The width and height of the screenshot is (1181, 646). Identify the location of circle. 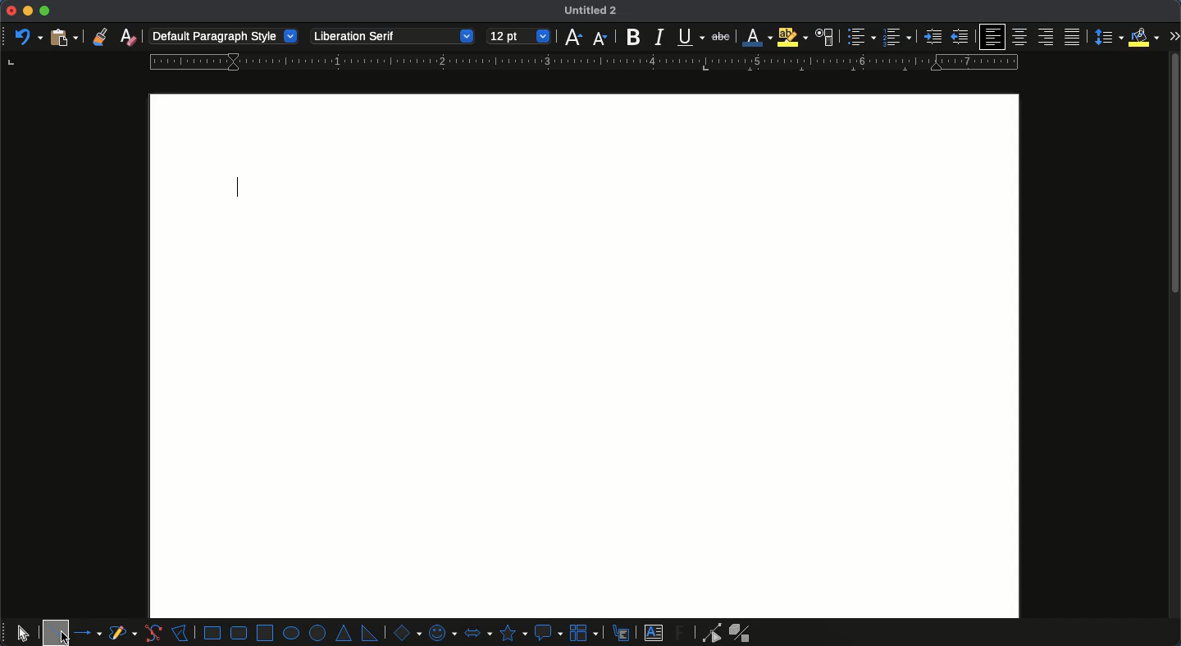
(319, 634).